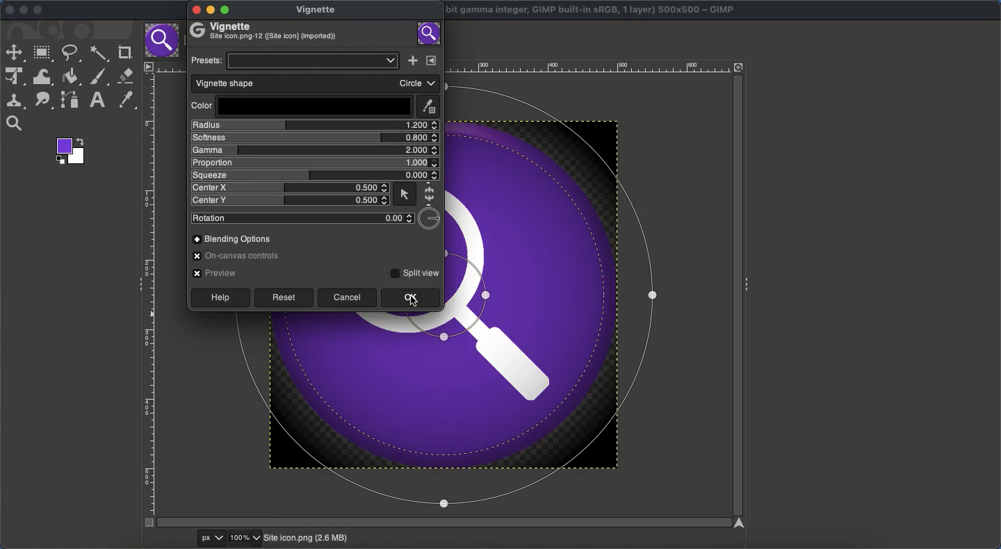  Describe the element at coordinates (99, 55) in the screenshot. I see `Fuzzy selector` at that location.